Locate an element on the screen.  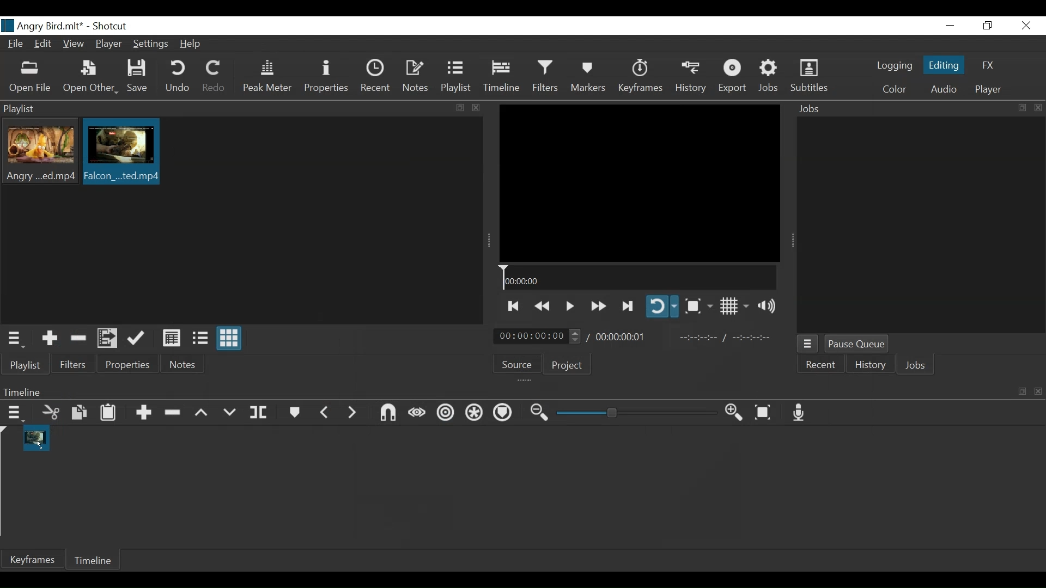
minimize is located at coordinates (950, 26).